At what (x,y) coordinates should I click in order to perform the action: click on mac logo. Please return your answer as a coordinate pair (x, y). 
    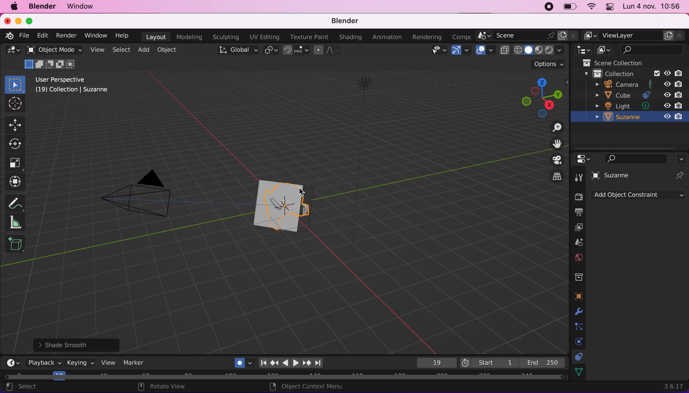
    Looking at the image, I should click on (14, 6).